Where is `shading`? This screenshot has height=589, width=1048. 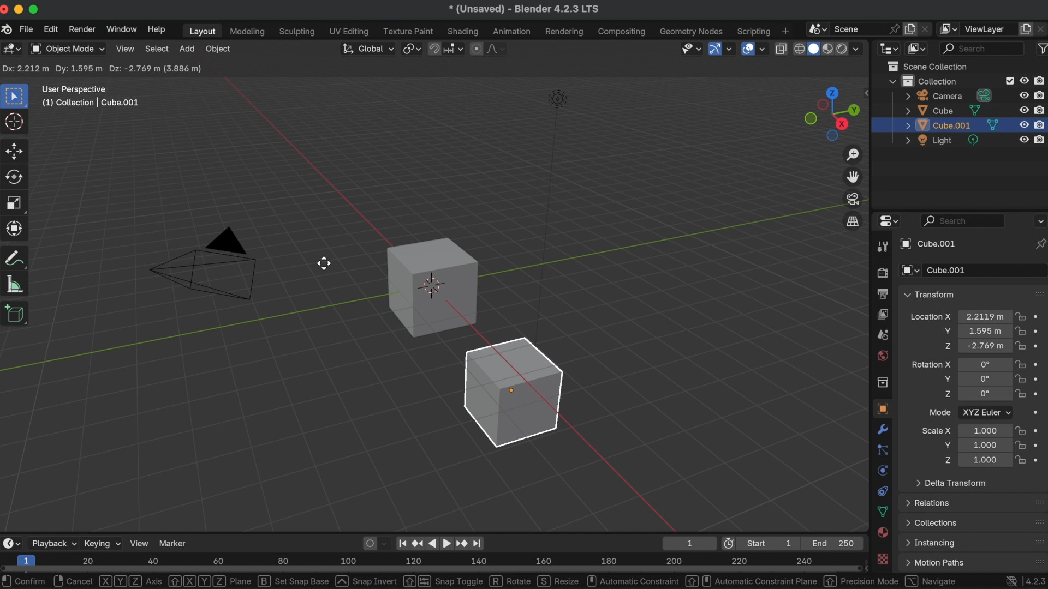
shading is located at coordinates (464, 31).